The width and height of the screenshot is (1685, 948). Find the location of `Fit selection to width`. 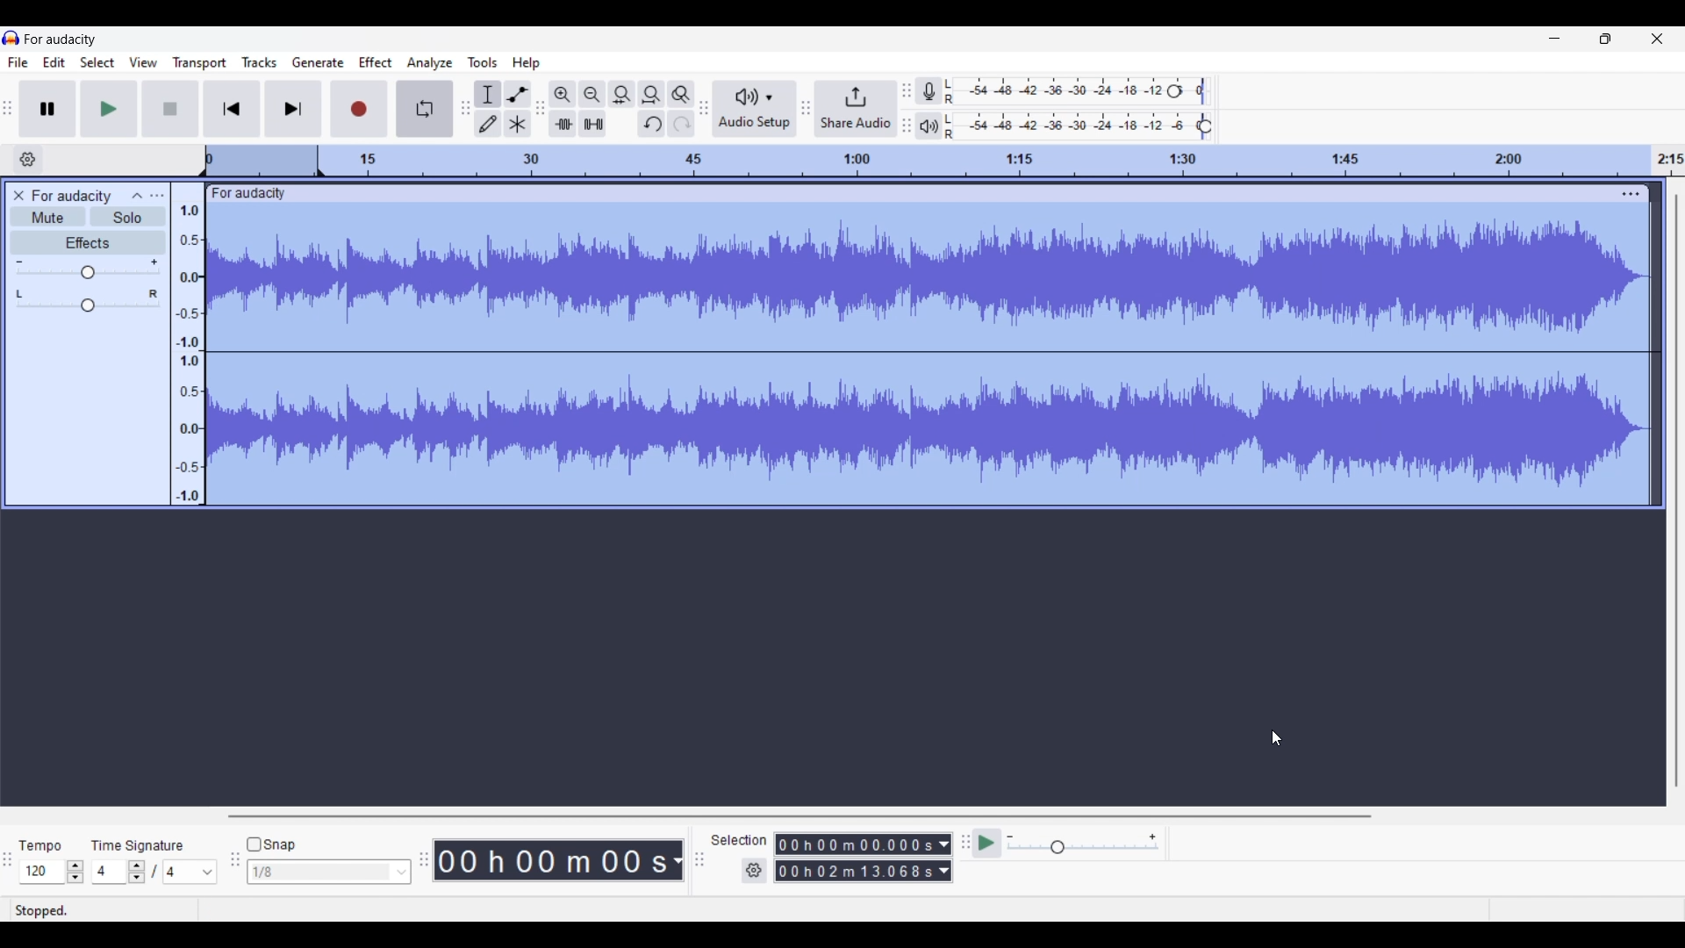

Fit selection to width is located at coordinates (621, 94).